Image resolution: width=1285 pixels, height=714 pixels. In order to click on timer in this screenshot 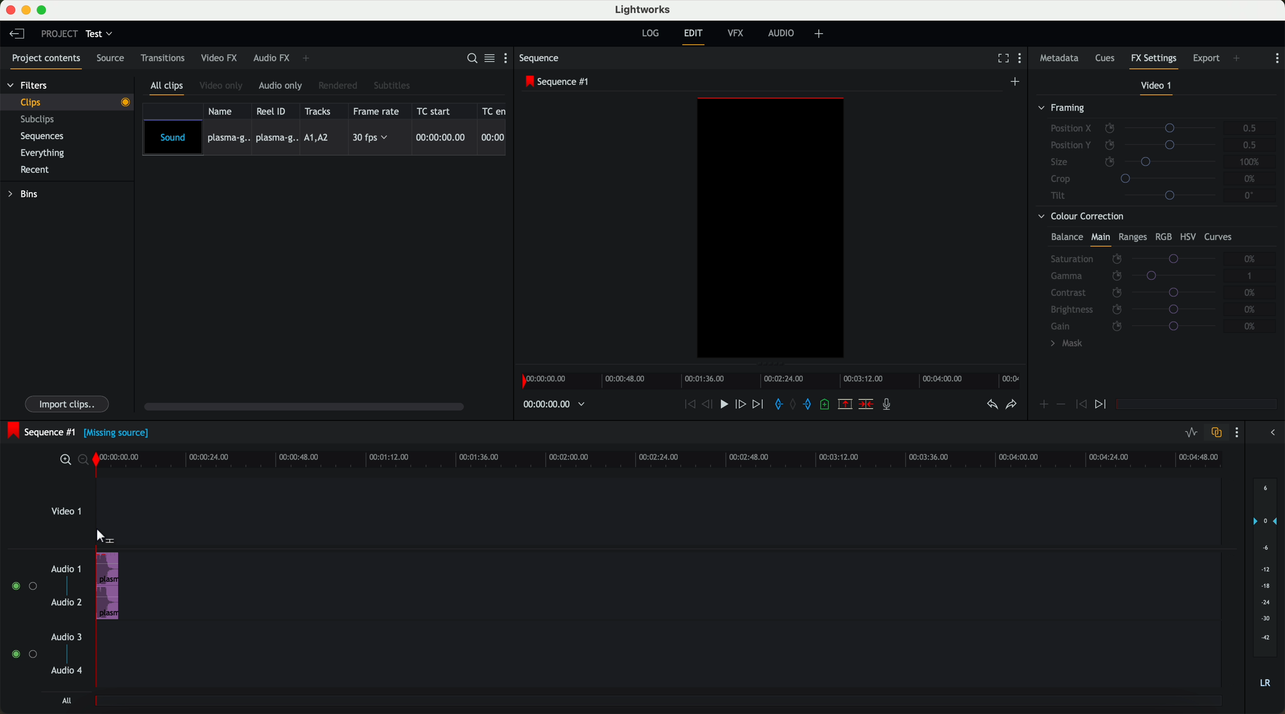, I will do `click(553, 404)`.